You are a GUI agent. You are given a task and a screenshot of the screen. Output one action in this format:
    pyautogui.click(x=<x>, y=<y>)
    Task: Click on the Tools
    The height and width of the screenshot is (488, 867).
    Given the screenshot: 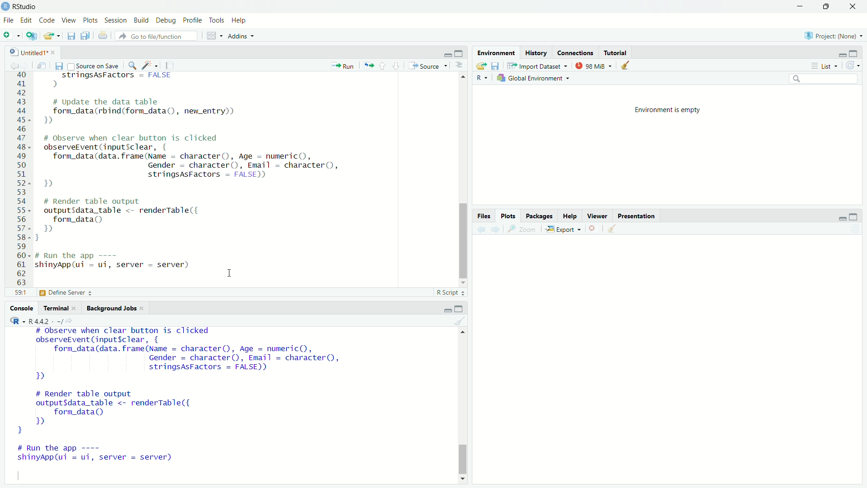 What is the action you would take?
    pyautogui.click(x=217, y=20)
    